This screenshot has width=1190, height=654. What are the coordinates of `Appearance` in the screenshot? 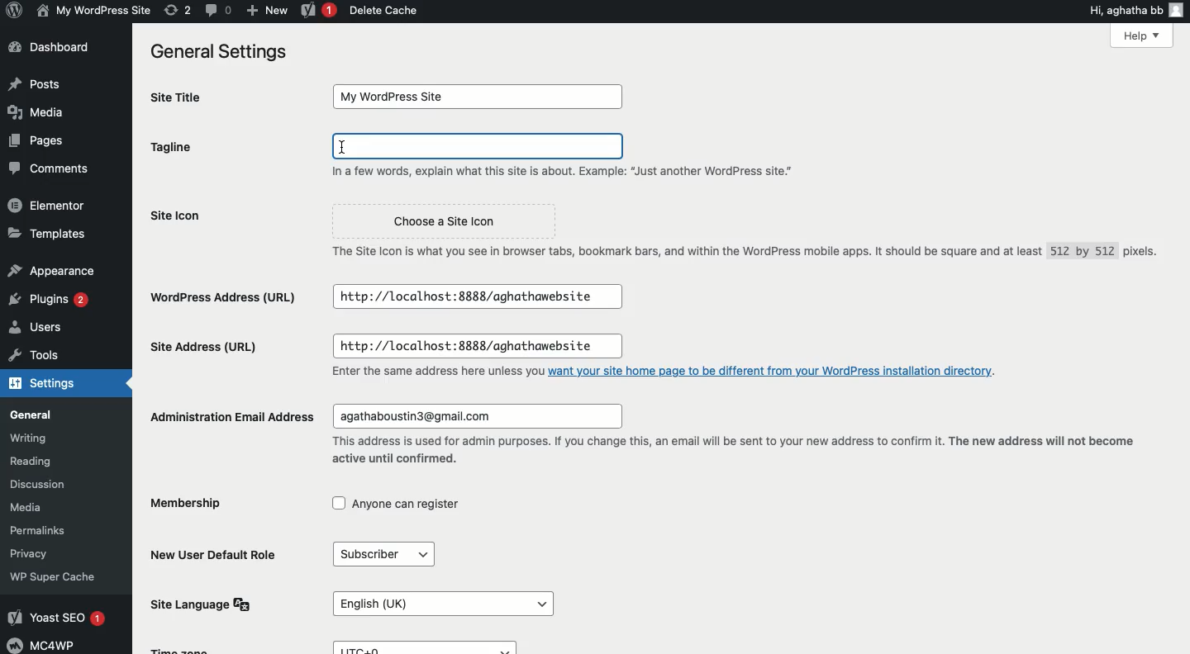 It's located at (51, 268).